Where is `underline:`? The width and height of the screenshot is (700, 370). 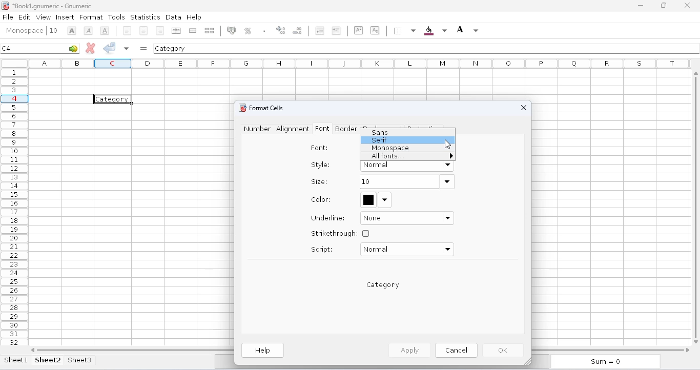 underline: is located at coordinates (328, 218).